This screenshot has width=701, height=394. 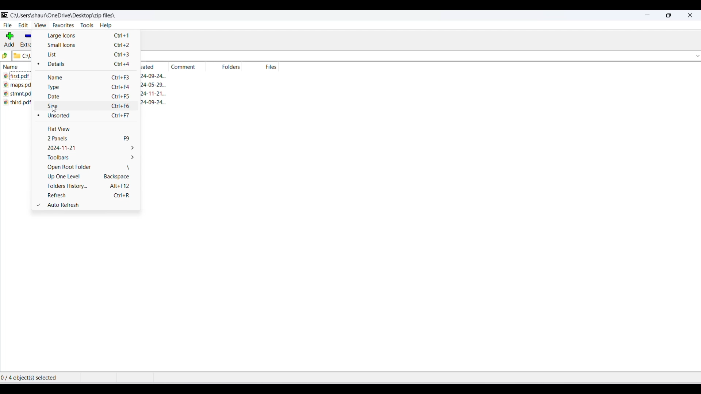 What do you see at coordinates (27, 40) in the screenshot?
I see `extract` at bounding box center [27, 40].